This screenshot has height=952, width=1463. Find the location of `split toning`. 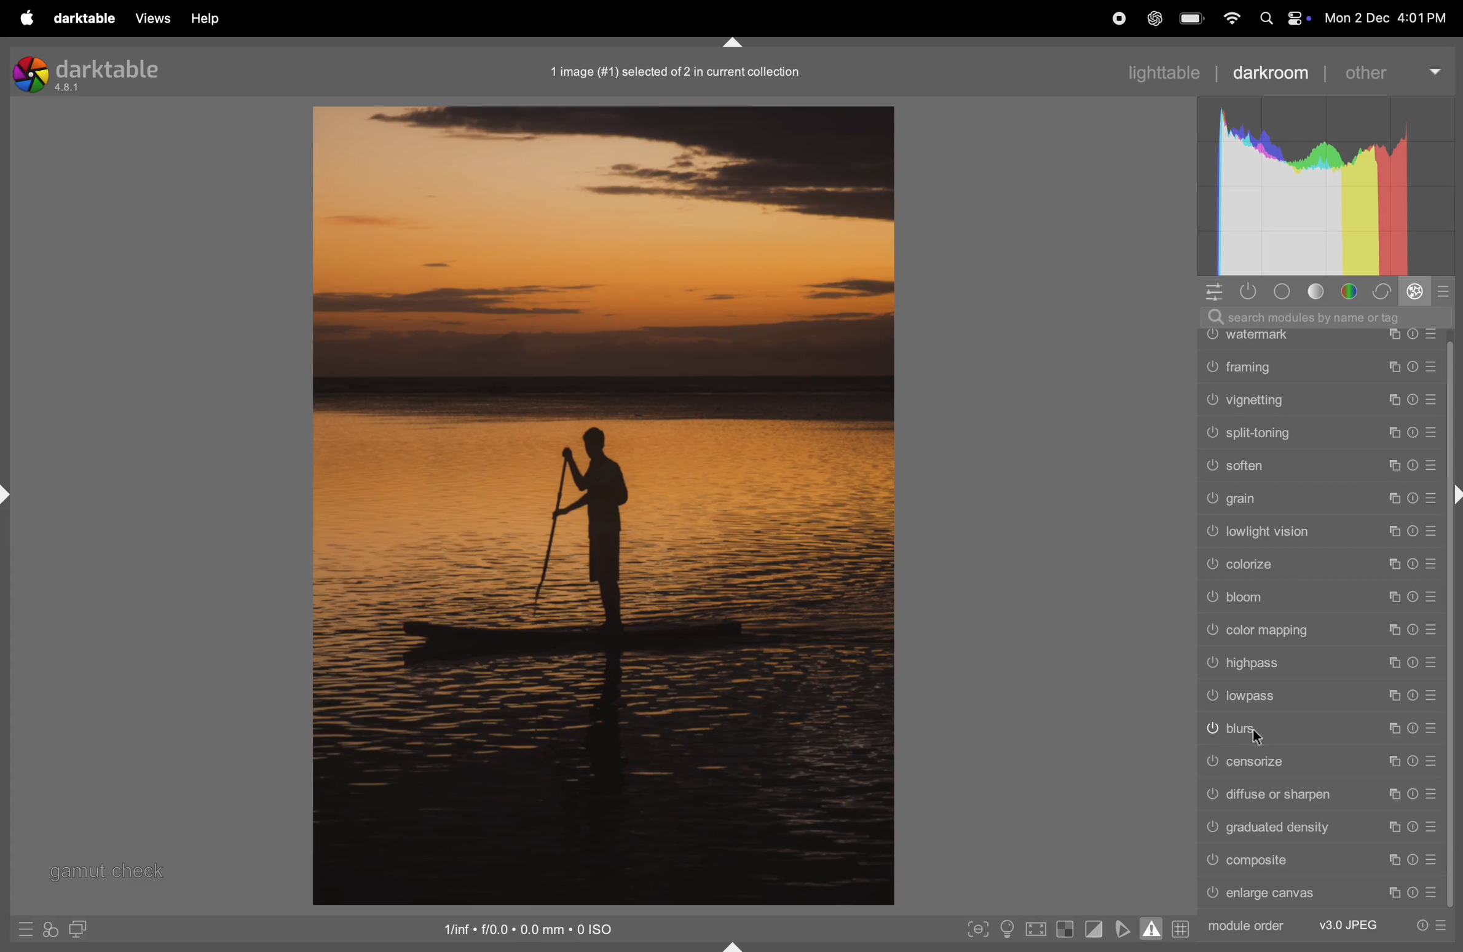

split toning is located at coordinates (1318, 434).